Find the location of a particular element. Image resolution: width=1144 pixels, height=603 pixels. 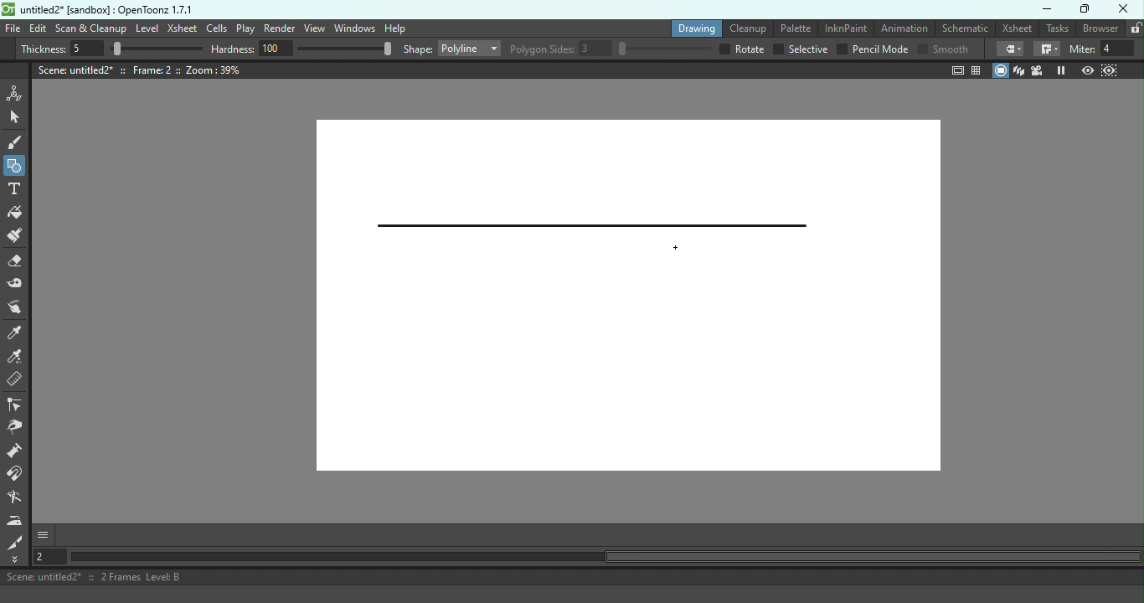

Play is located at coordinates (245, 28).